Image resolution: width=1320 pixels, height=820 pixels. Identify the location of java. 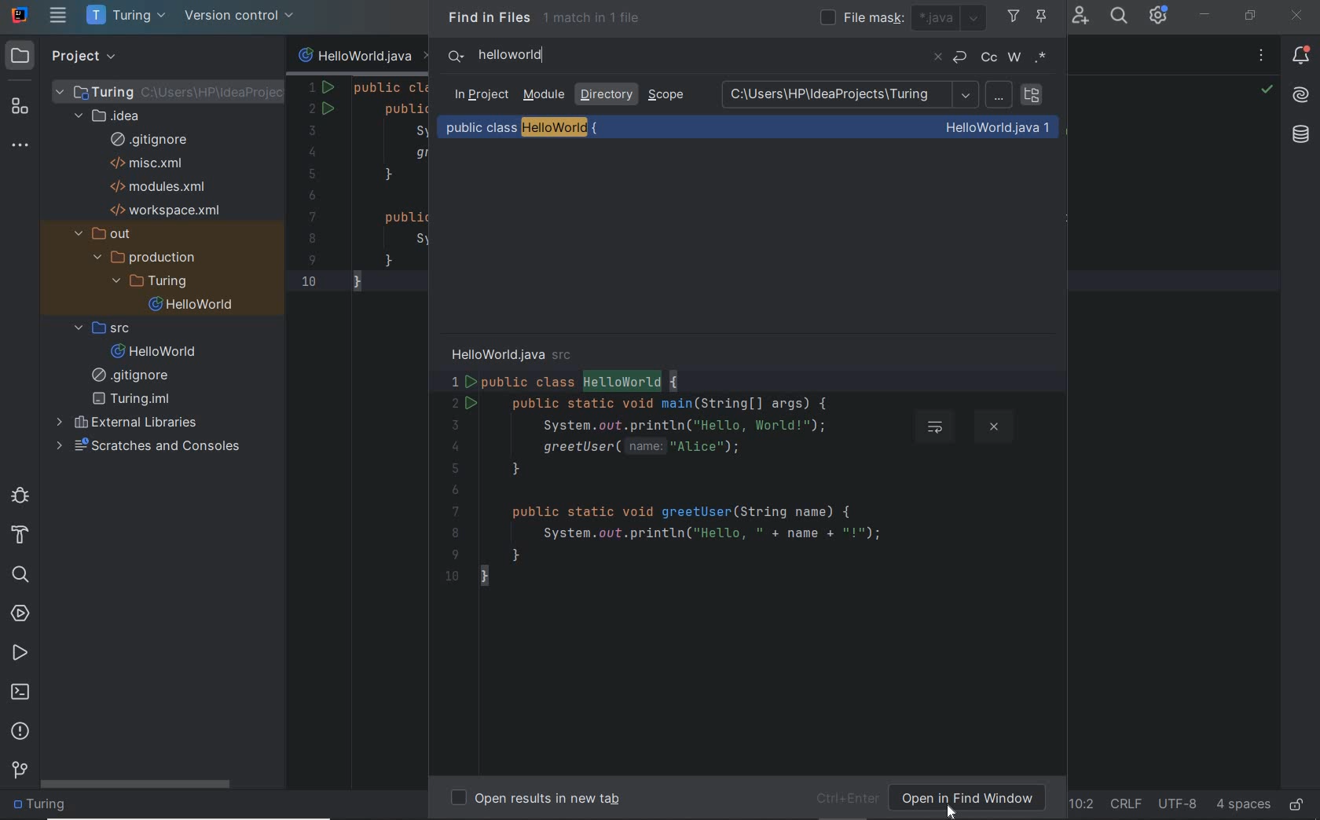
(953, 20).